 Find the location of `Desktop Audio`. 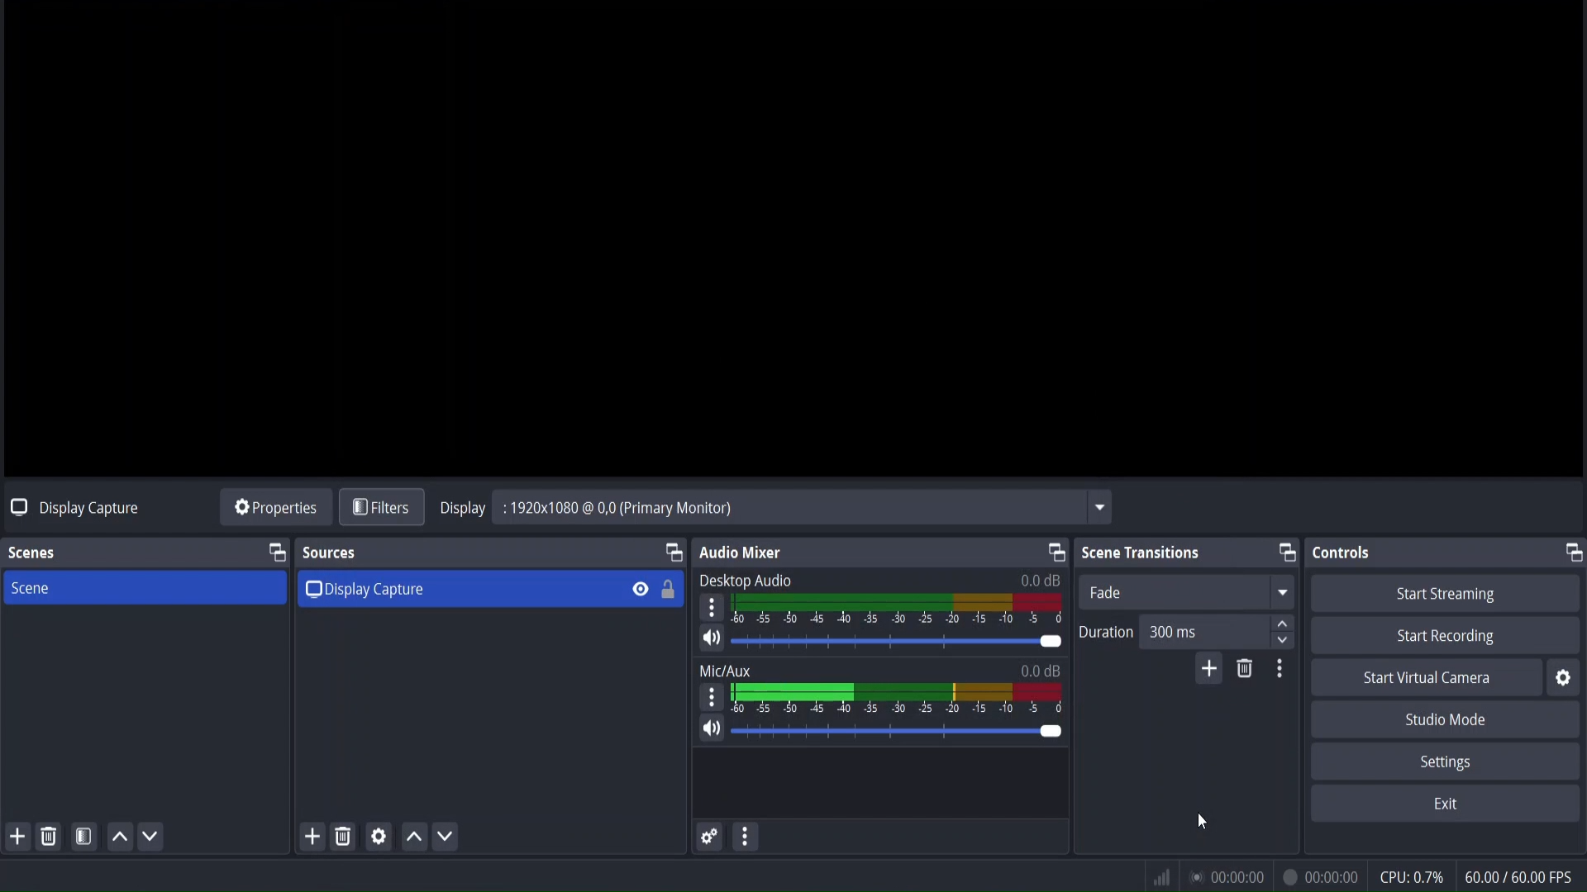

Desktop Audio is located at coordinates (748, 580).